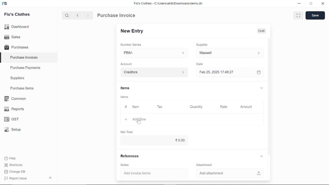 This screenshot has width=329, height=185. Describe the element at coordinates (246, 106) in the screenshot. I see `Amount` at that location.